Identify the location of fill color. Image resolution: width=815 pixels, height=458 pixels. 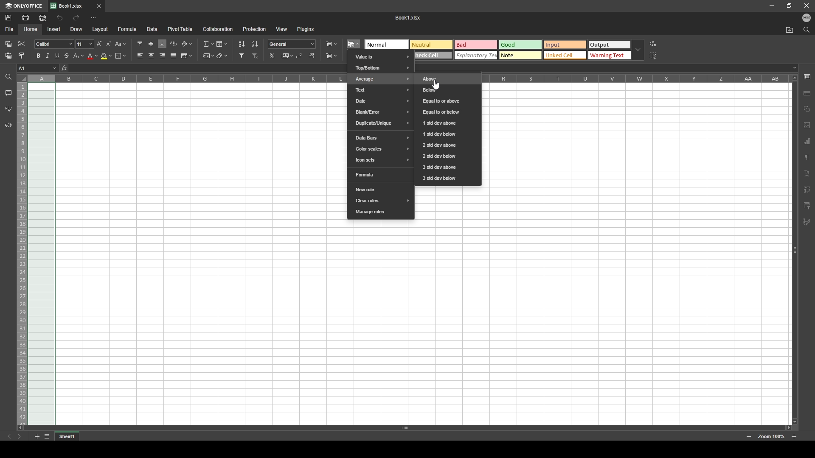
(107, 56).